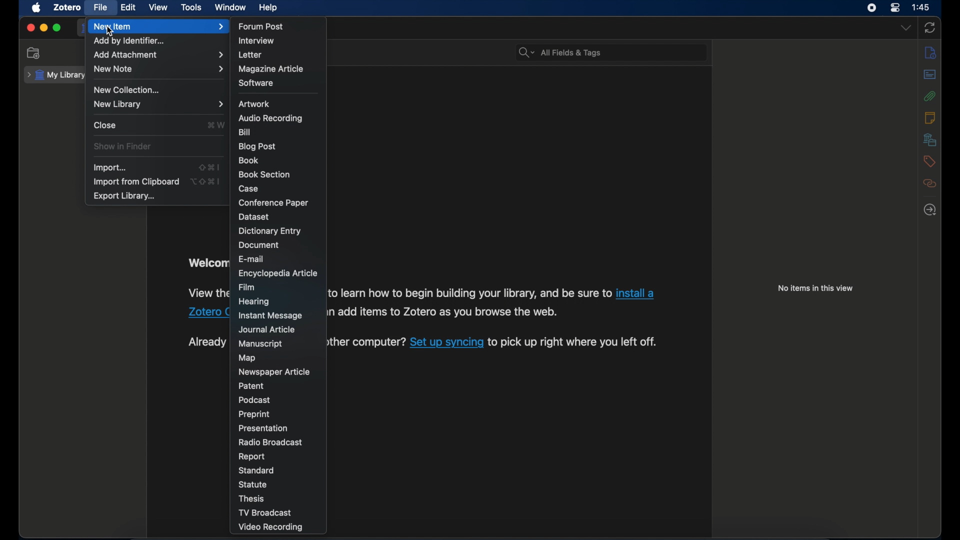  What do you see at coordinates (895, 7) in the screenshot?
I see `control center` at bounding box center [895, 7].